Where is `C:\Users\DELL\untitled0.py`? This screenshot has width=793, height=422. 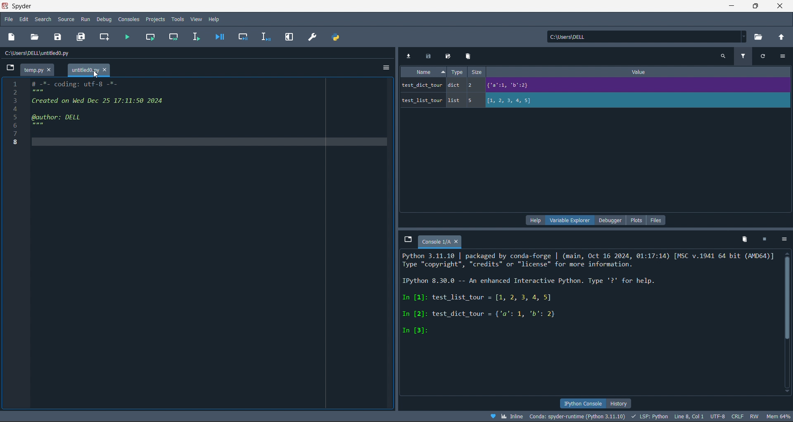
C:\Users\DELL\untitled0.py is located at coordinates (44, 55).